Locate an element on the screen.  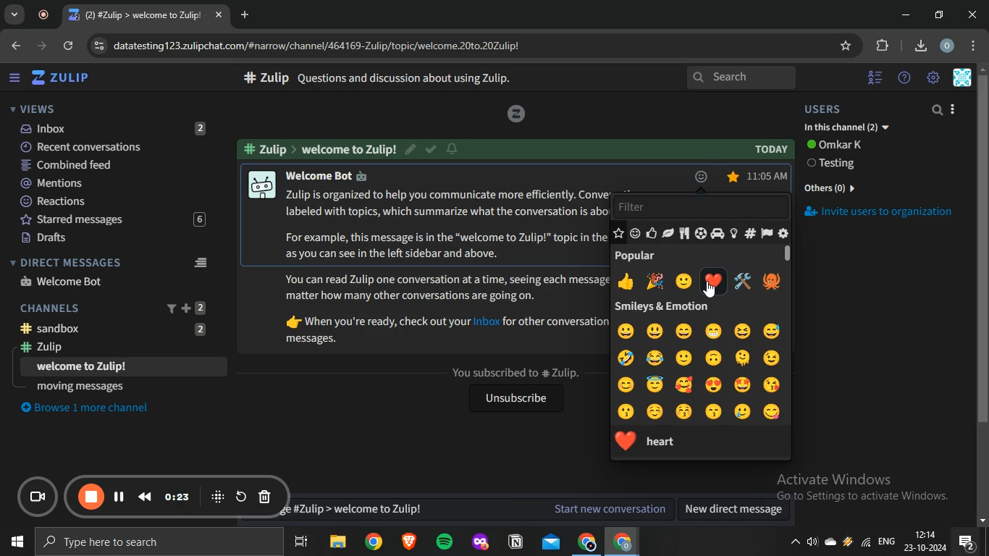
upside down is located at coordinates (715, 358).